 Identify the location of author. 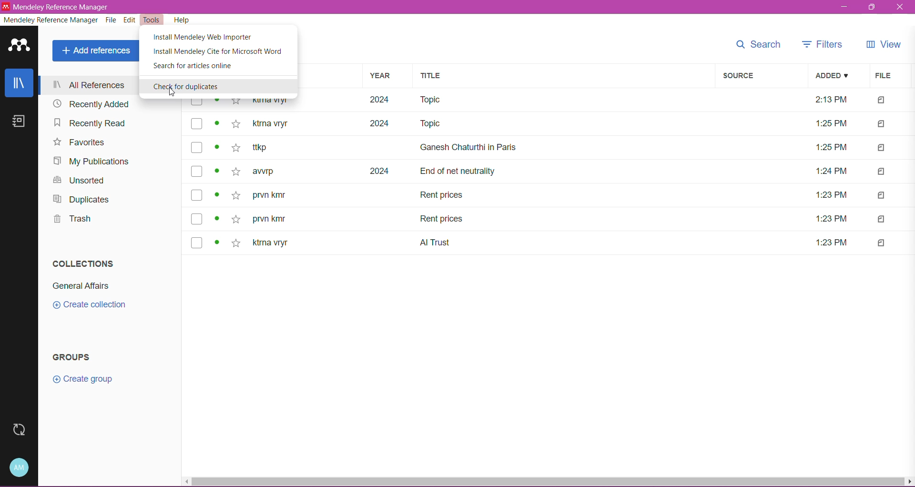
(271, 243).